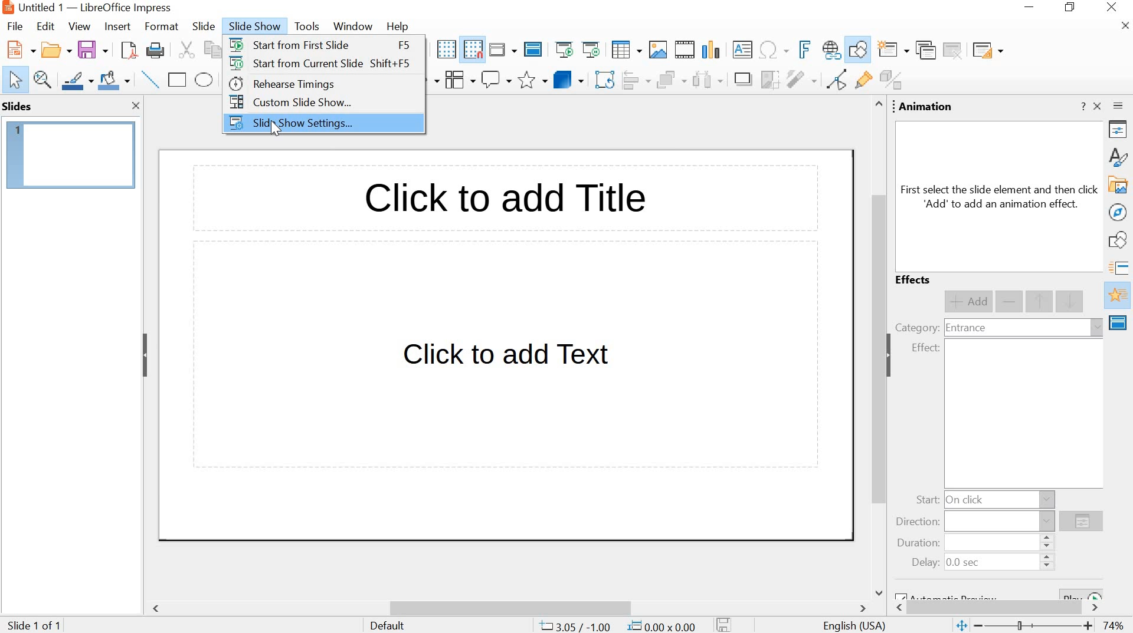  Describe the element at coordinates (1120, 108) in the screenshot. I see `sidebar settings` at that location.